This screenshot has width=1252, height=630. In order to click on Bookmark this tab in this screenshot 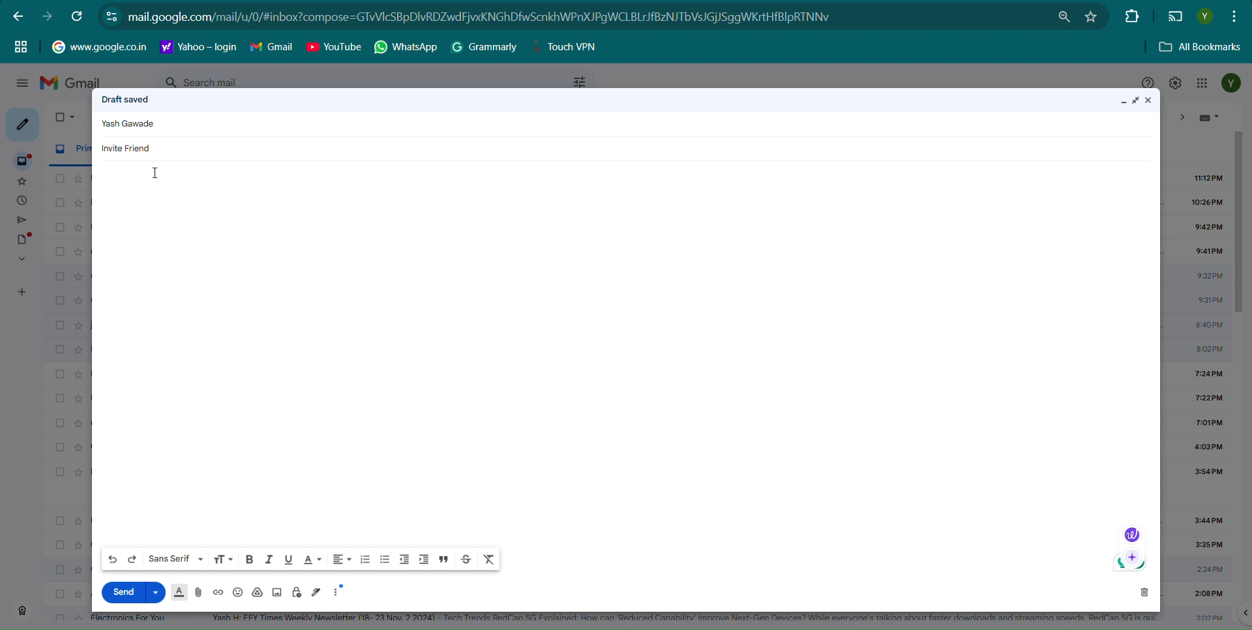, I will do `click(1091, 16)`.